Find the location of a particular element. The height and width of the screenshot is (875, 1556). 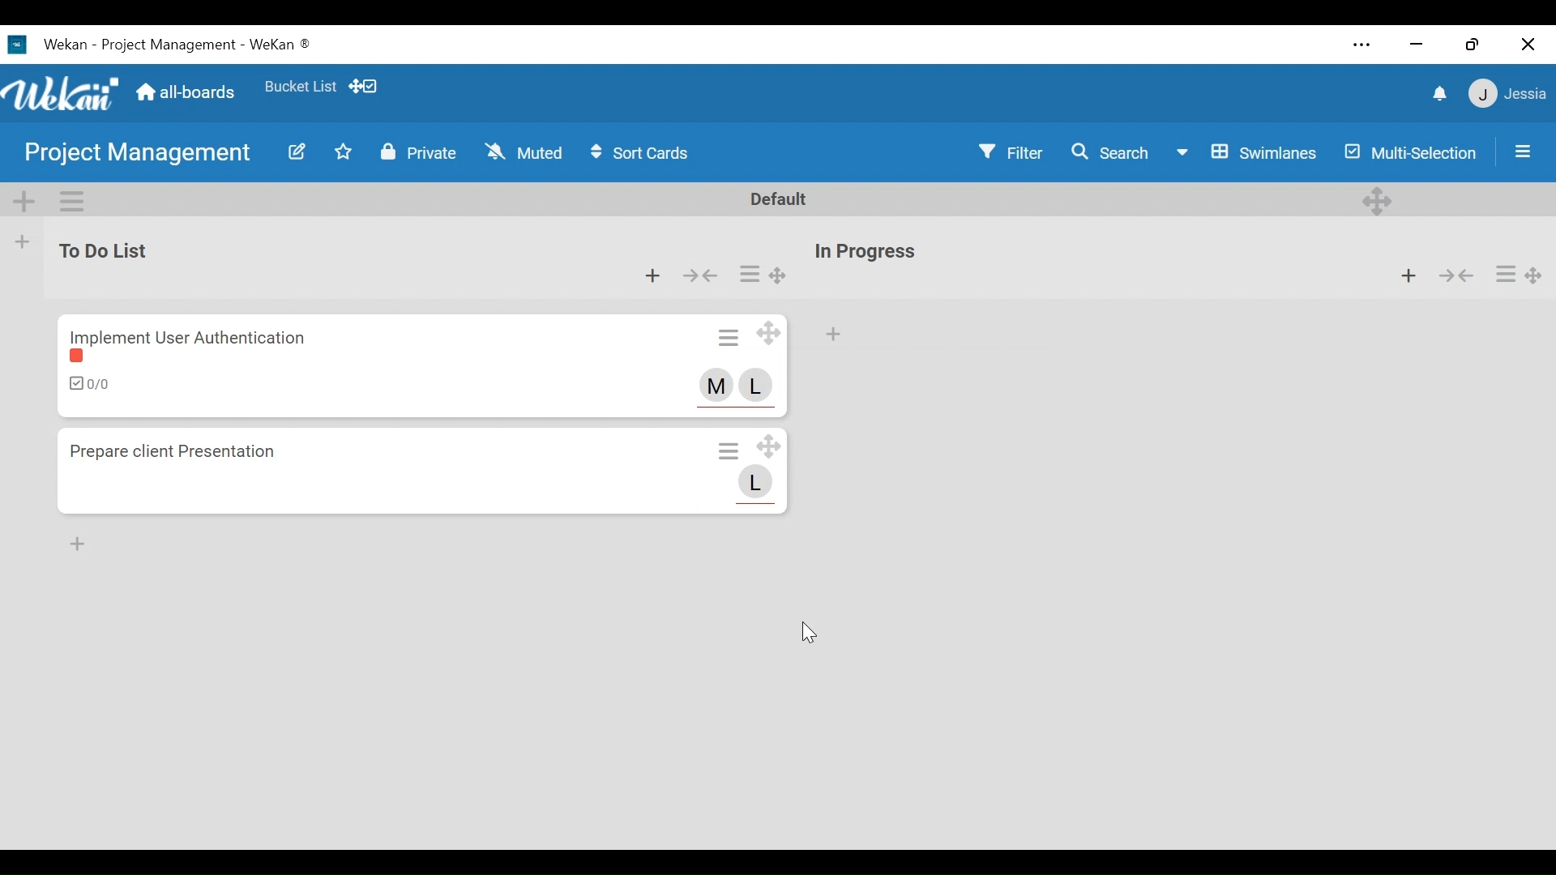

Edit is located at coordinates (298, 151).